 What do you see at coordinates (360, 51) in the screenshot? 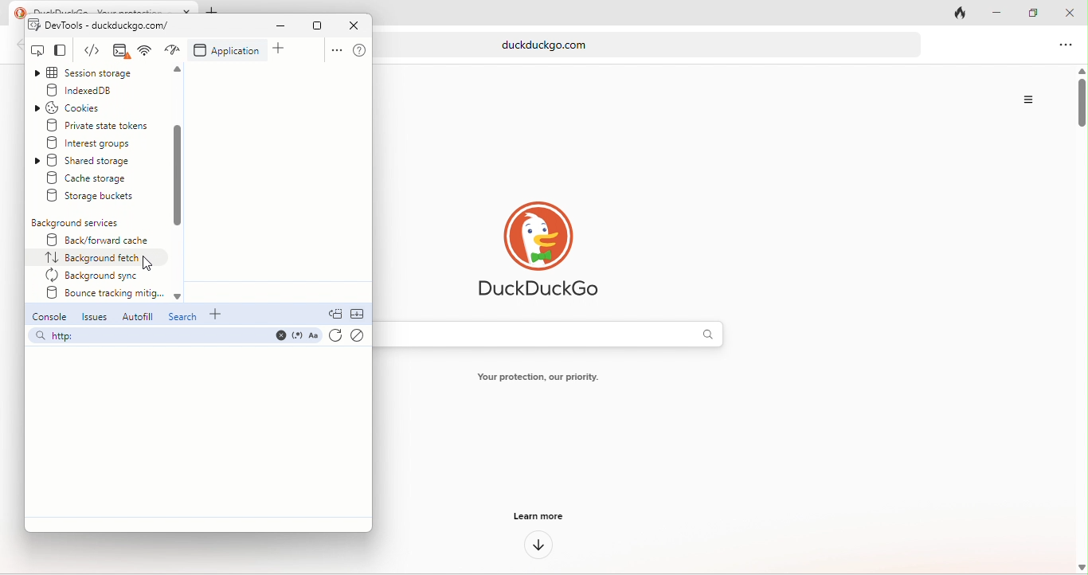
I see `help` at bounding box center [360, 51].